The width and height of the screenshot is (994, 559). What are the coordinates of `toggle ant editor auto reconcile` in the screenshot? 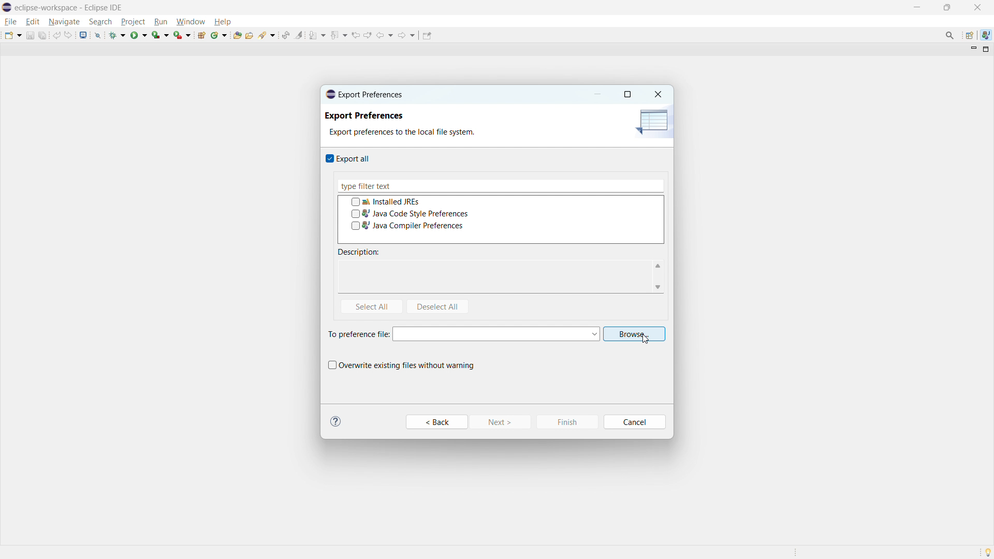 It's located at (285, 35).